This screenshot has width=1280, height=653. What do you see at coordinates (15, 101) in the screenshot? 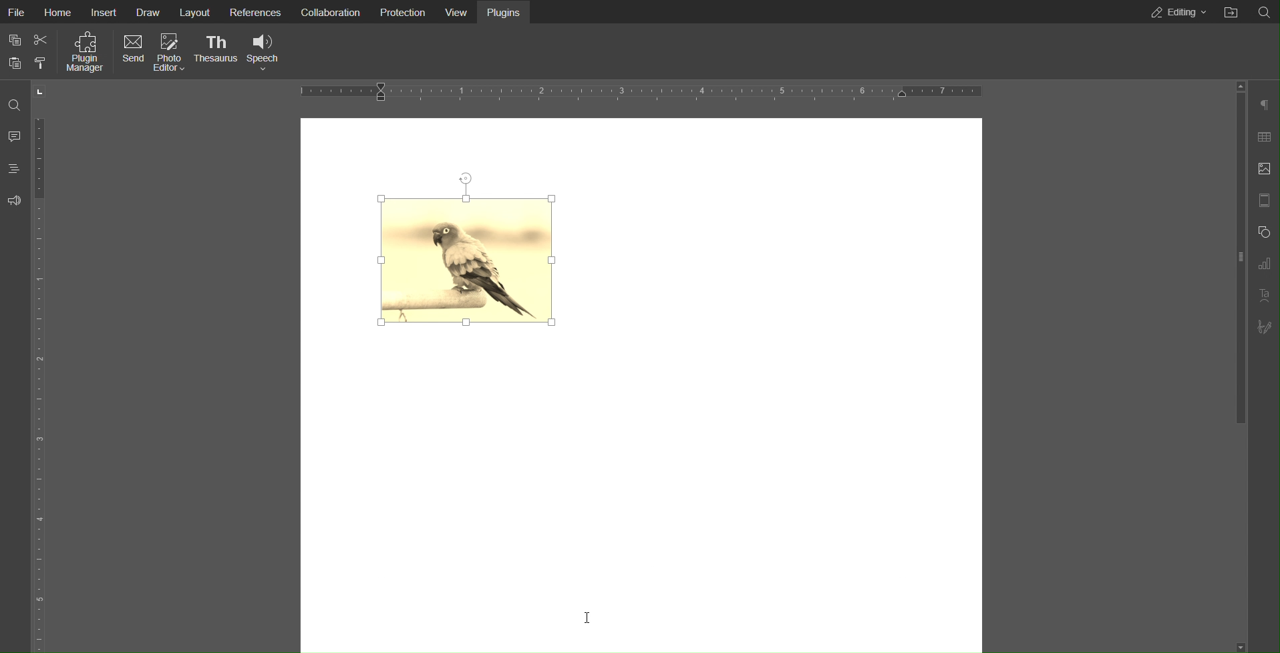
I see `Search` at bounding box center [15, 101].